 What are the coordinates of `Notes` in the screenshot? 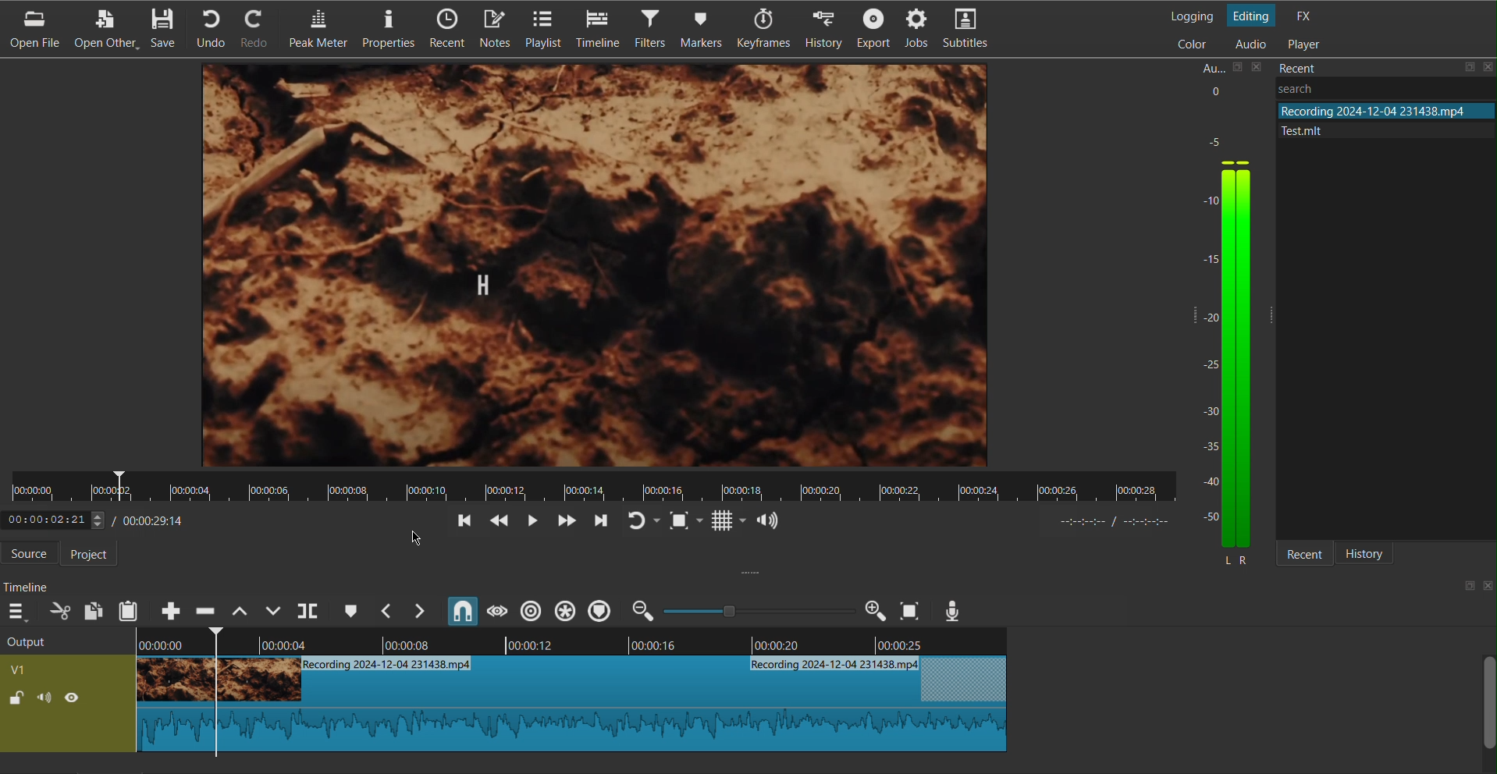 It's located at (497, 28).